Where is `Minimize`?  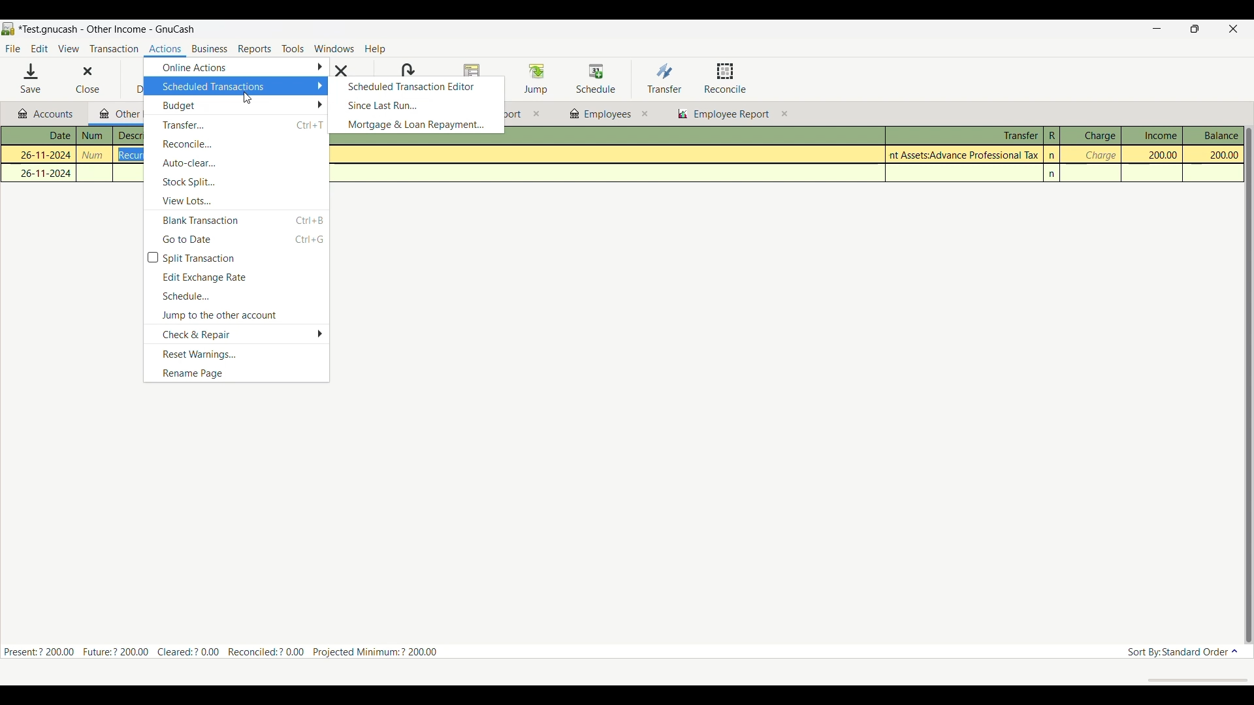 Minimize is located at coordinates (1152, 29).